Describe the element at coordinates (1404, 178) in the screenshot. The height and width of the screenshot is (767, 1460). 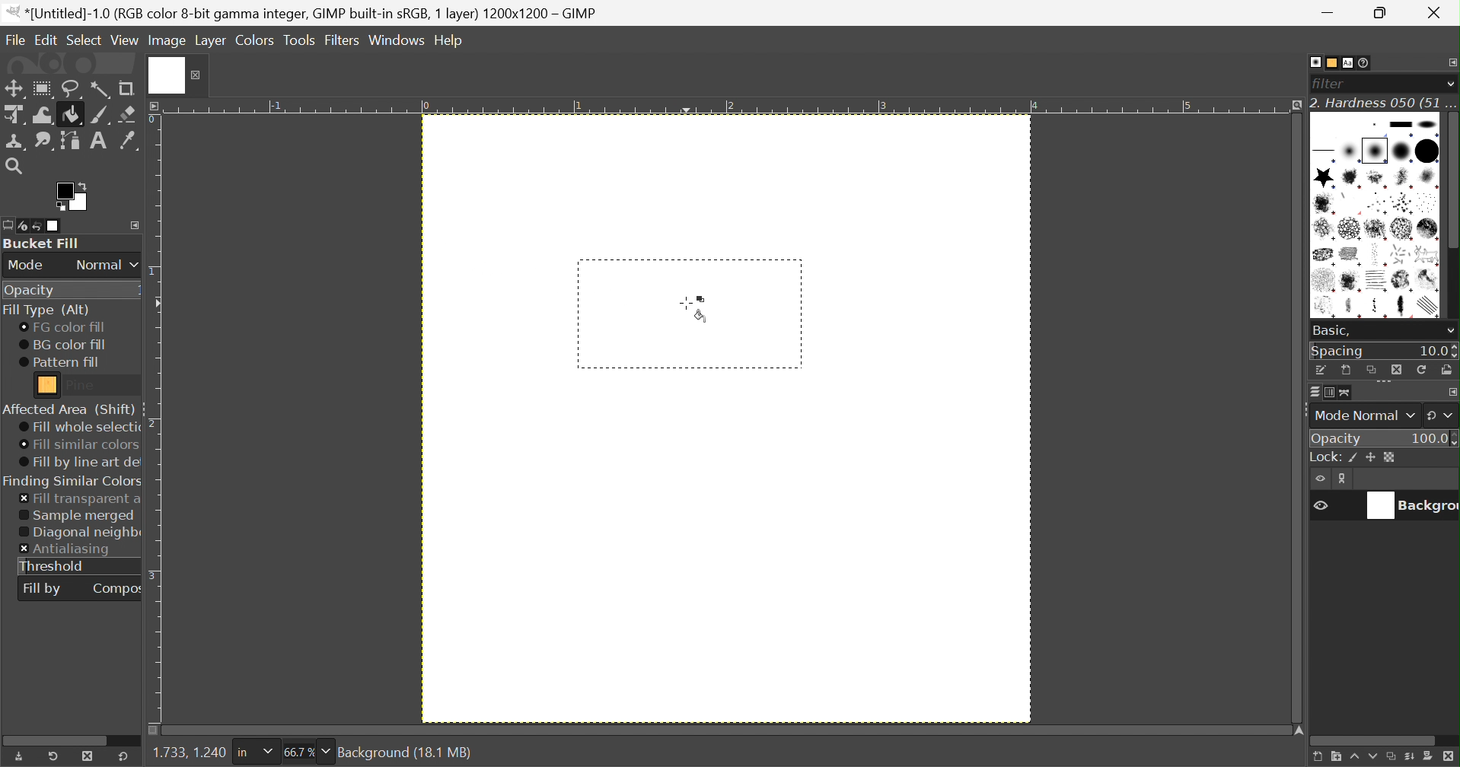
I see `Acrylic 03` at that location.